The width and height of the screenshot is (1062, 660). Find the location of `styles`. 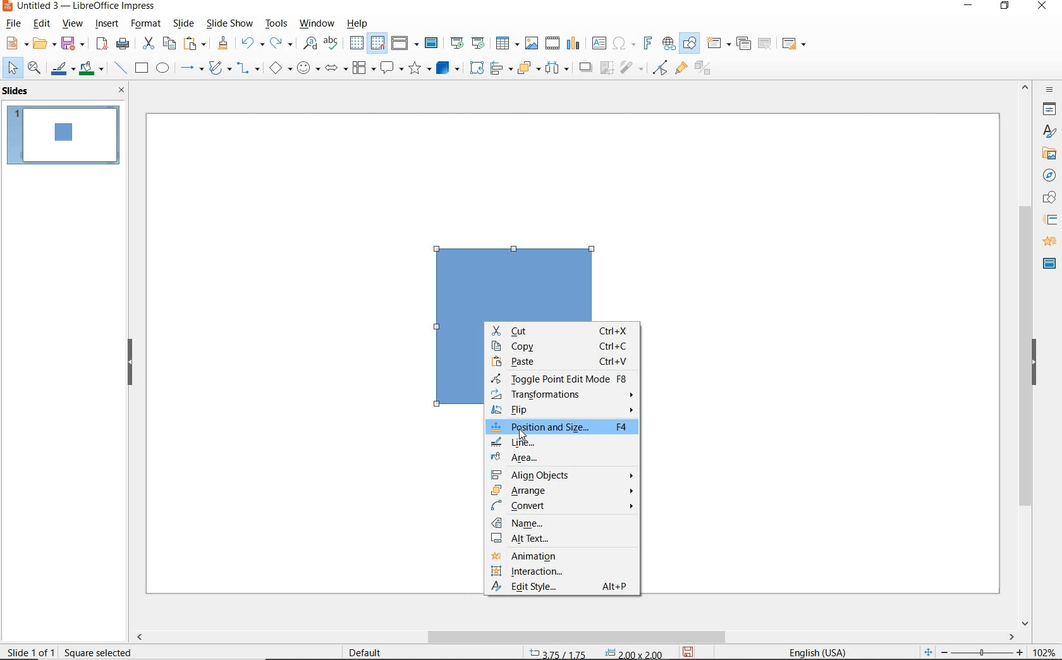

styles is located at coordinates (1049, 132).